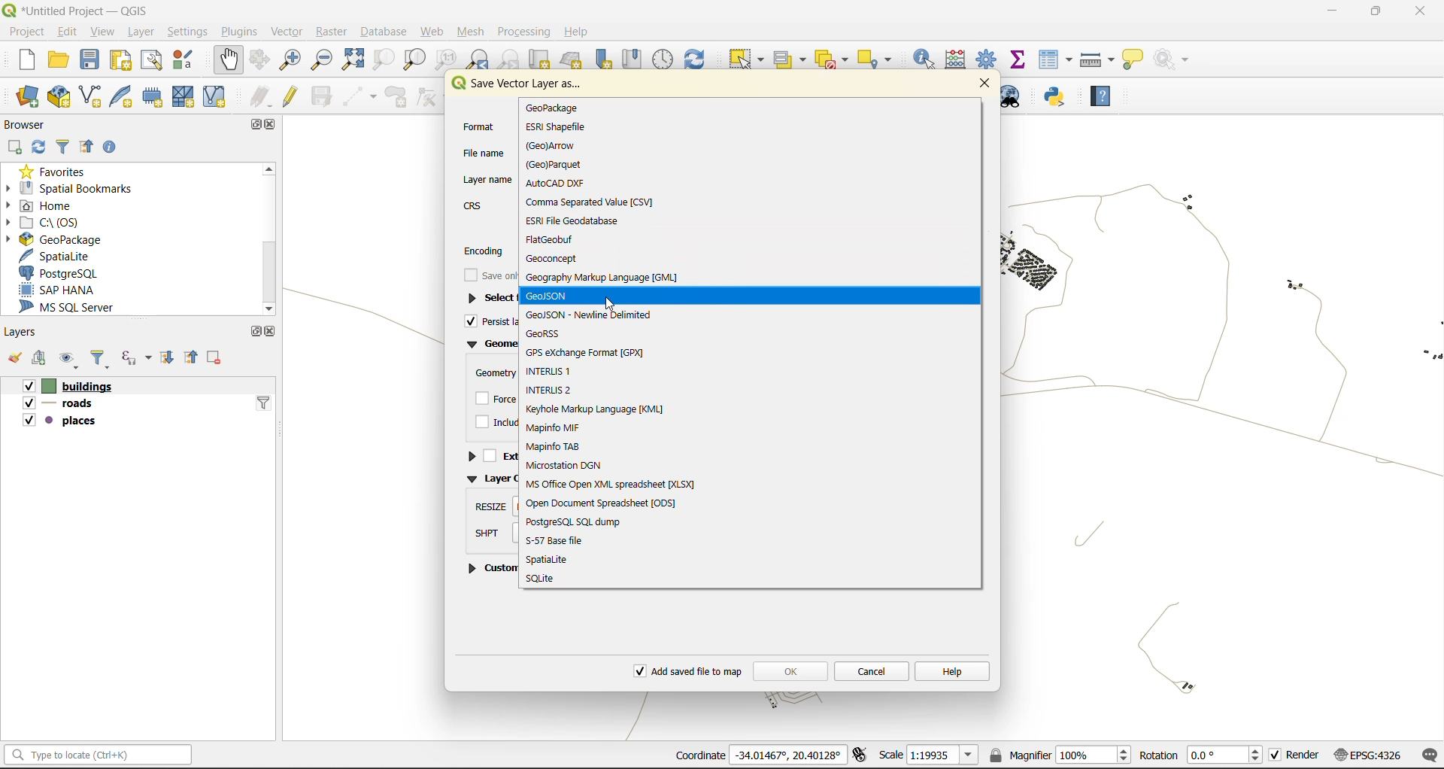  What do you see at coordinates (87, 145) in the screenshot?
I see `collapse all` at bounding box center [87, 145].